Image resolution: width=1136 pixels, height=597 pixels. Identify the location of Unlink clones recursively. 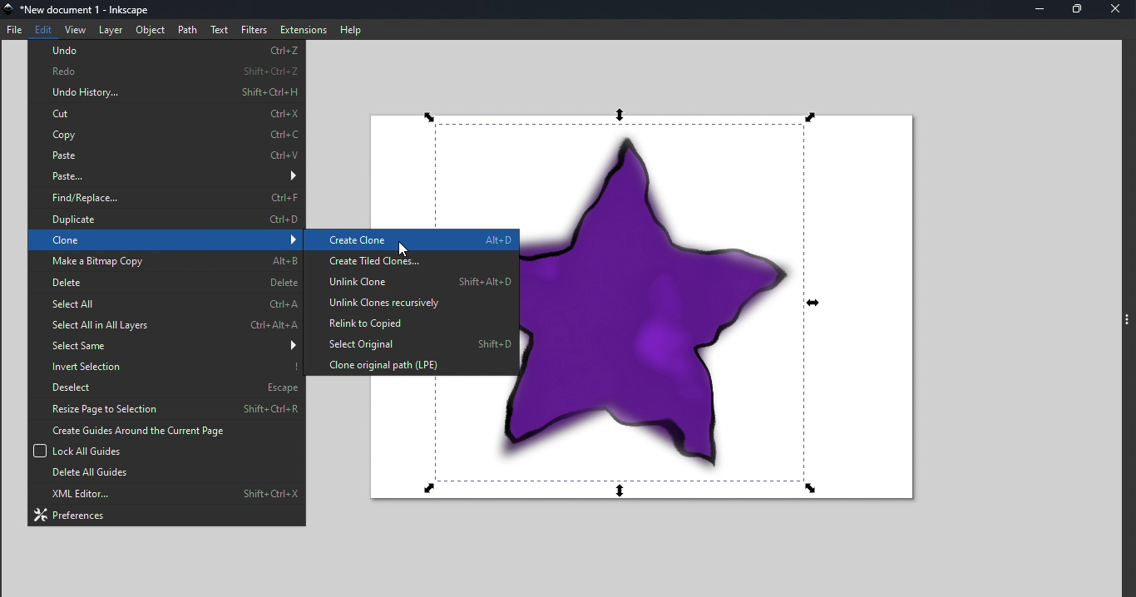
(410, 303).